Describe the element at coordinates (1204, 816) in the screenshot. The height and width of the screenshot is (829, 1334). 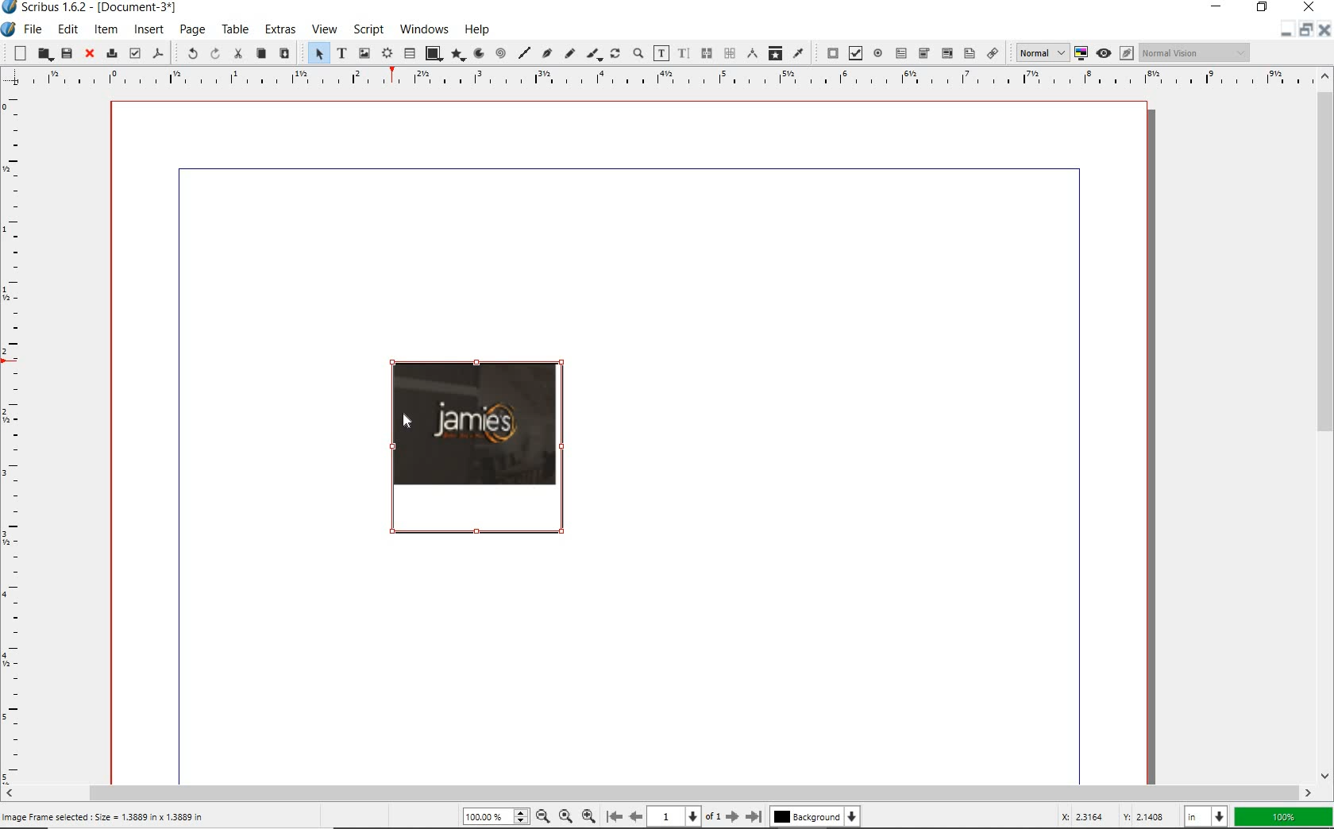
I see `select unit` at that location.